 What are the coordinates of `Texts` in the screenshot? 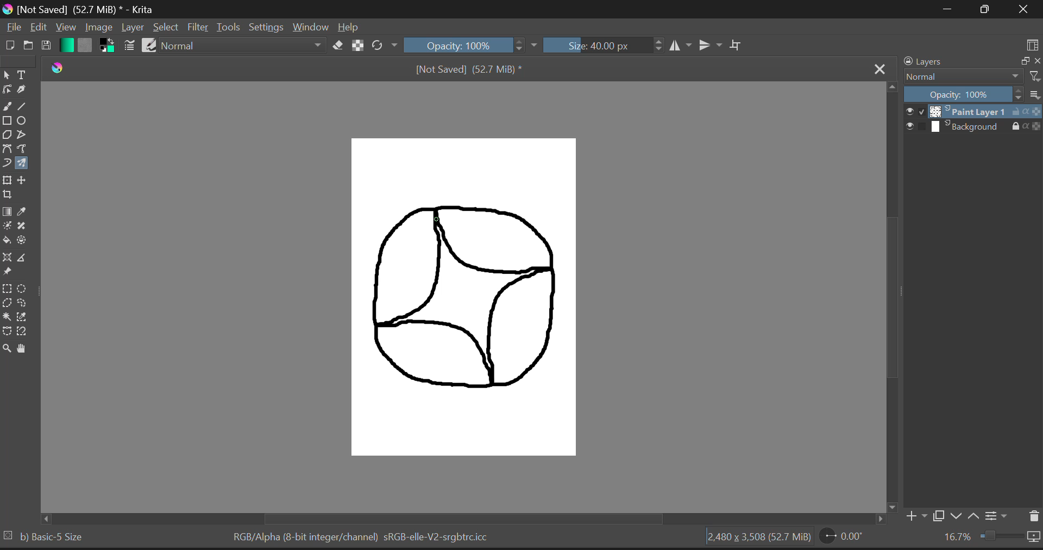 It's located at (22, 74).